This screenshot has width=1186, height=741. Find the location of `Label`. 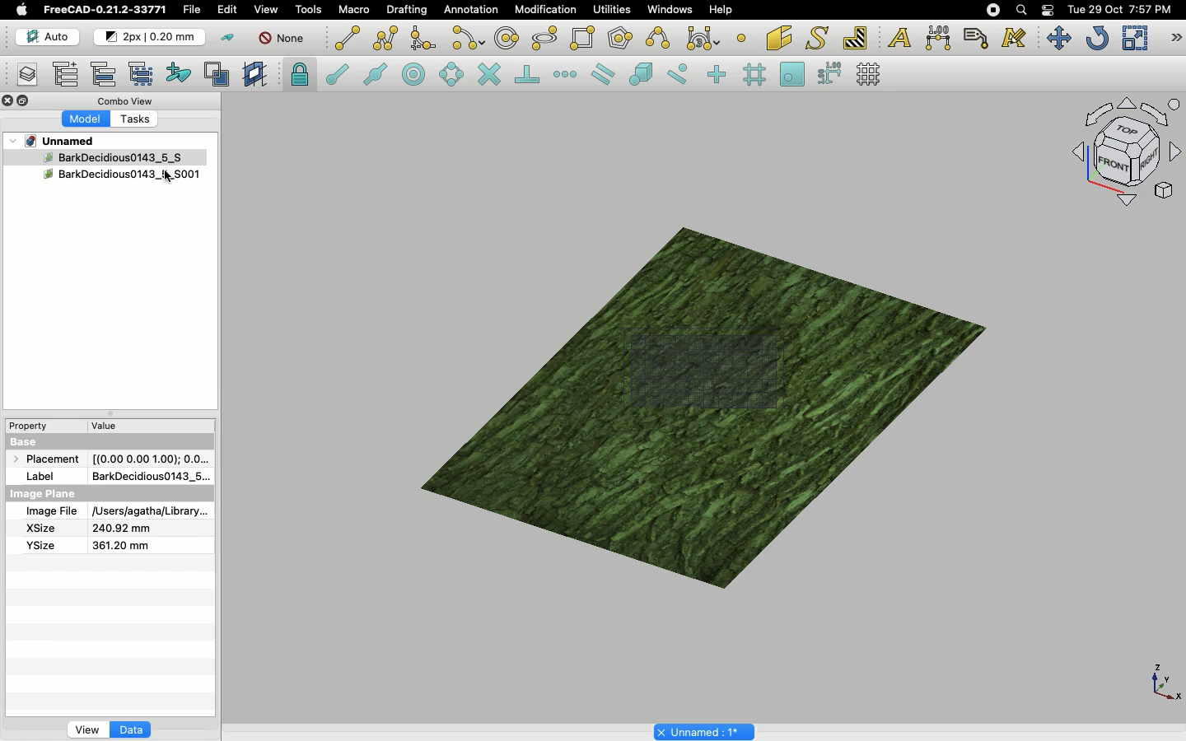

Label is located at coordinates (978, 38).